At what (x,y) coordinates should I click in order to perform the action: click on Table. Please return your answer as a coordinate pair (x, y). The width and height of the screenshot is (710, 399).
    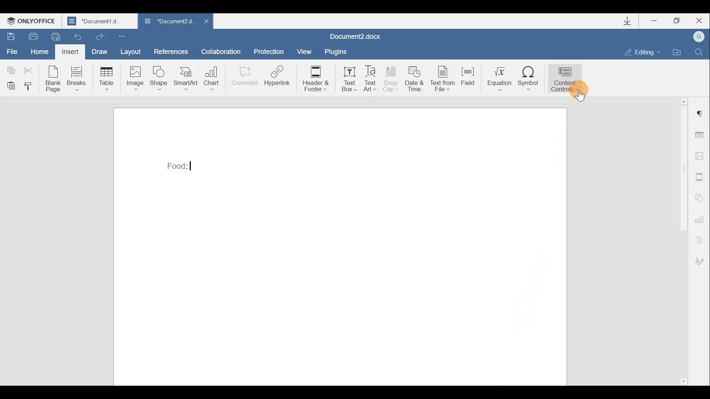
    Looking at the image, I should click on (107, 79).